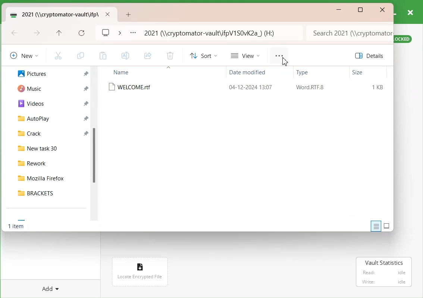  What do you see at coordinates (29, 73) in the screenshot?
I see `Pictures` at bounding box center [29, 73].